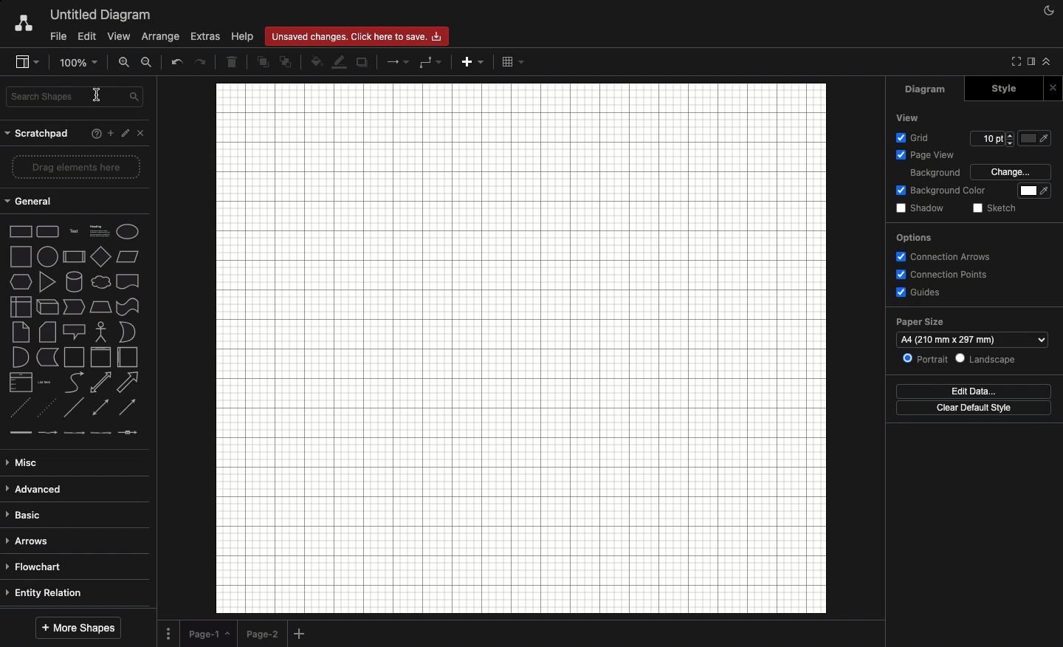  Describe the element at coordinates (123, 131) in the screenshot. I see `Edit` at that location.